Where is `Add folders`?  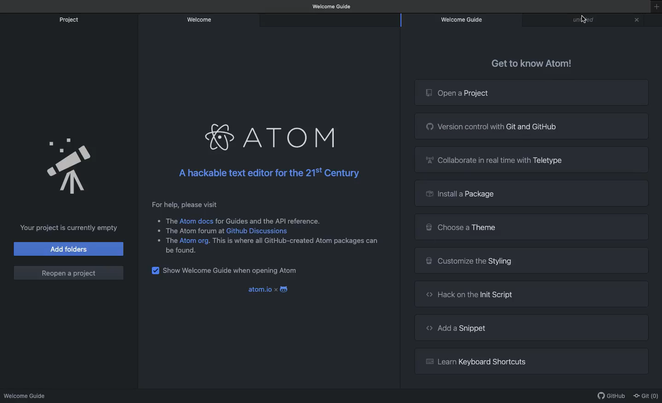
Add folders is located at coordinates (68, 250).